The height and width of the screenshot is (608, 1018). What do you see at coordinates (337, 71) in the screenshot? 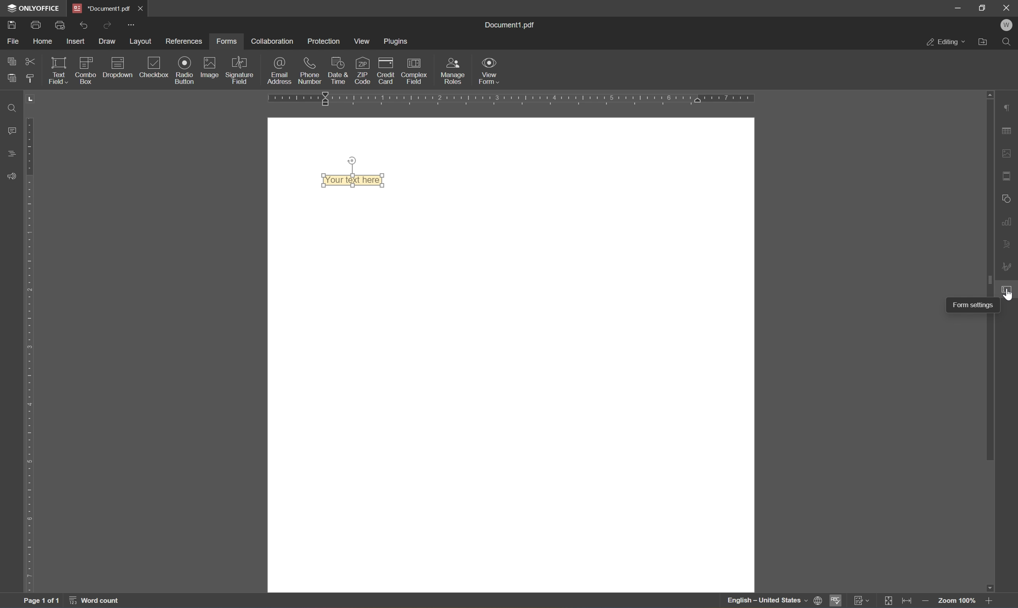
I see `date and time` at bounding box center [337, 71].